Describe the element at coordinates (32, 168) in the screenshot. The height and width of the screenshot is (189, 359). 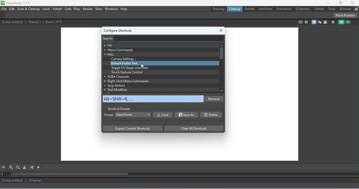
I see `Flip vertically` at that location.